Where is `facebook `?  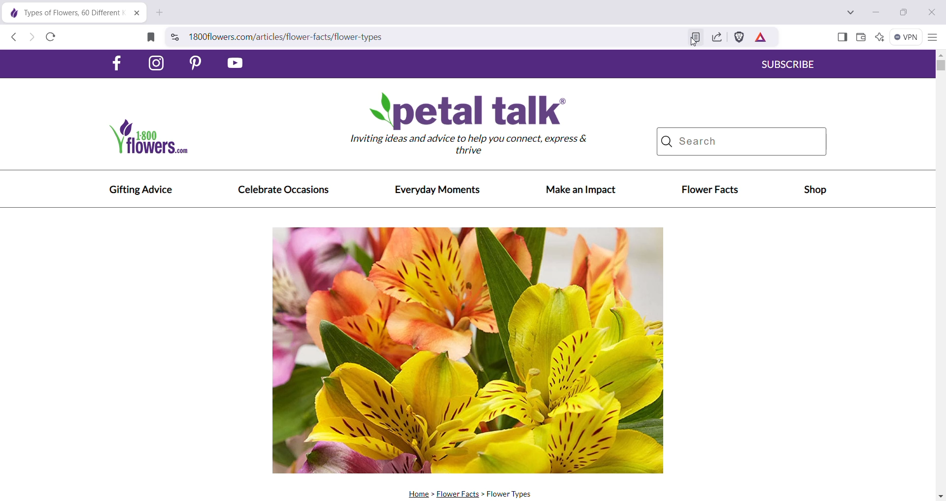 facebook  is located at coordinates (117, 63).